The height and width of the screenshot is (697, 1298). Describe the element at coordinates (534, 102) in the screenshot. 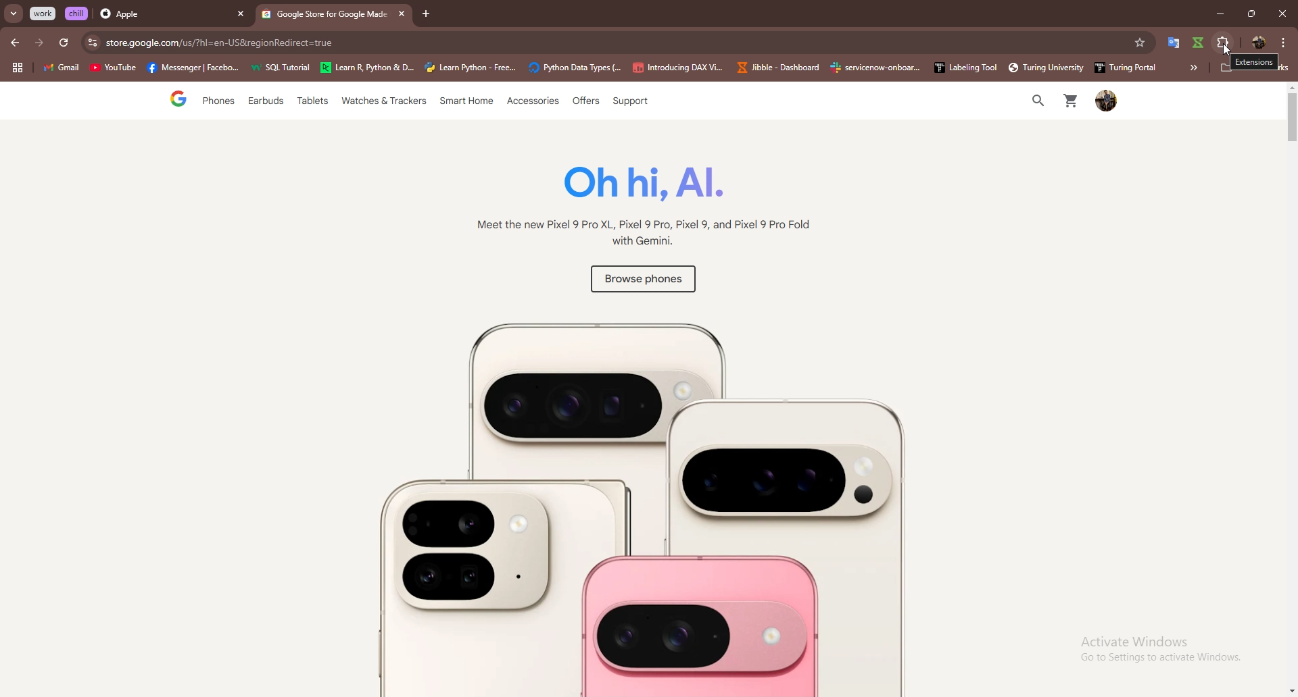

I see `Accessories` at that location.